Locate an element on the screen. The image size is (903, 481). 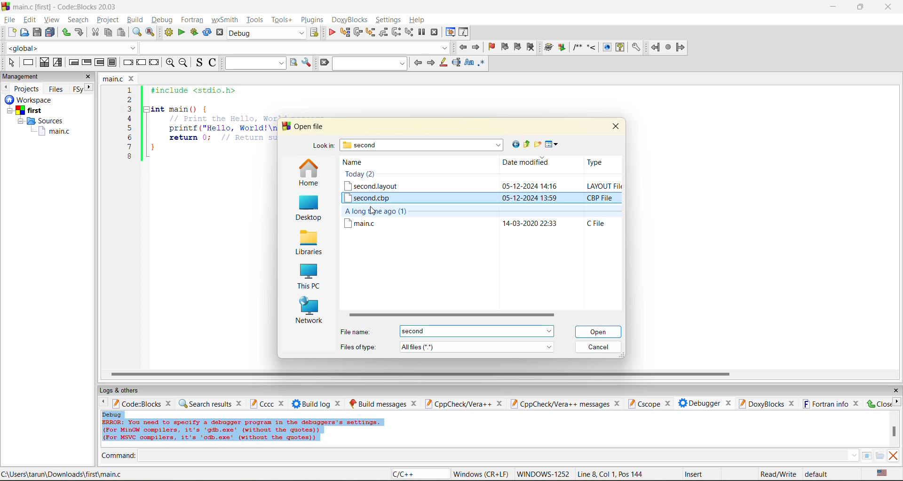
help is located at coordinates (620, 47).